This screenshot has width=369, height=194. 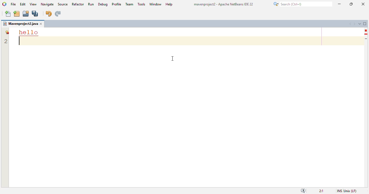 I want to click on navigate, so click(x=48, y=4).